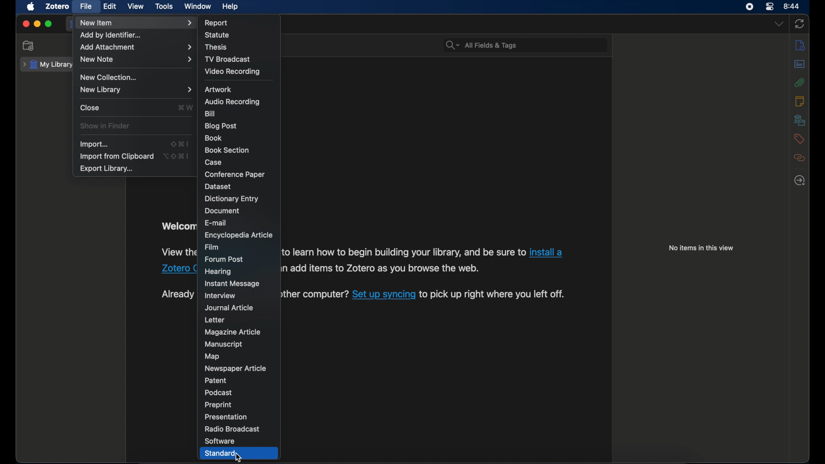 The width and height of the screenshot is (825, 464). What do you see at coordinates (226, 149) in the screenshot?
I see `book section` at bounding box center [226, 149].